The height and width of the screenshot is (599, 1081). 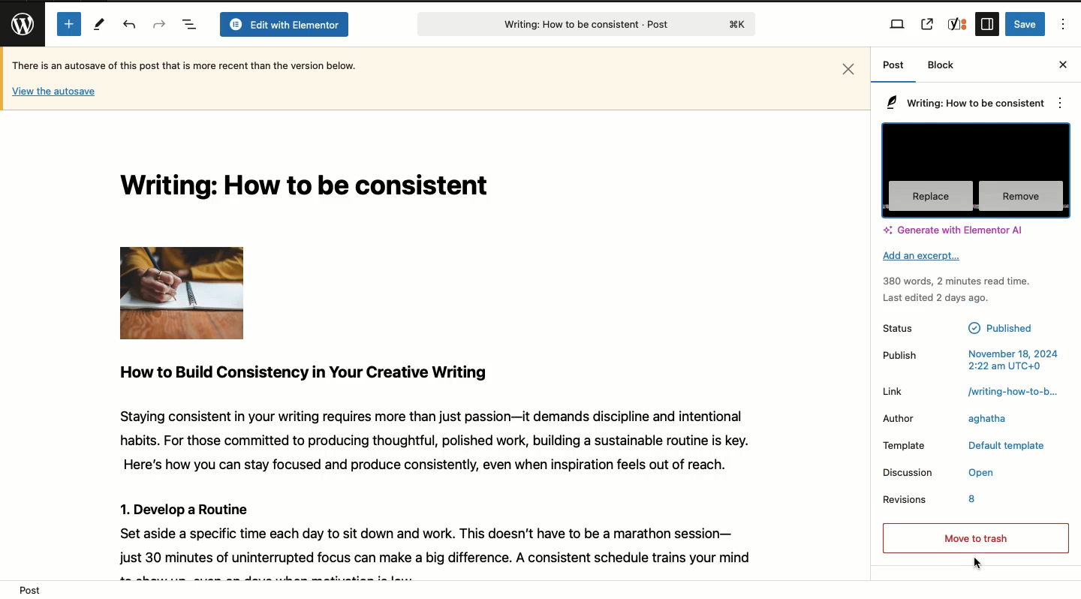 What do you see at coordinates (965, 103) in the screenshot?
I see `Title` at bounding box center [965, 103].